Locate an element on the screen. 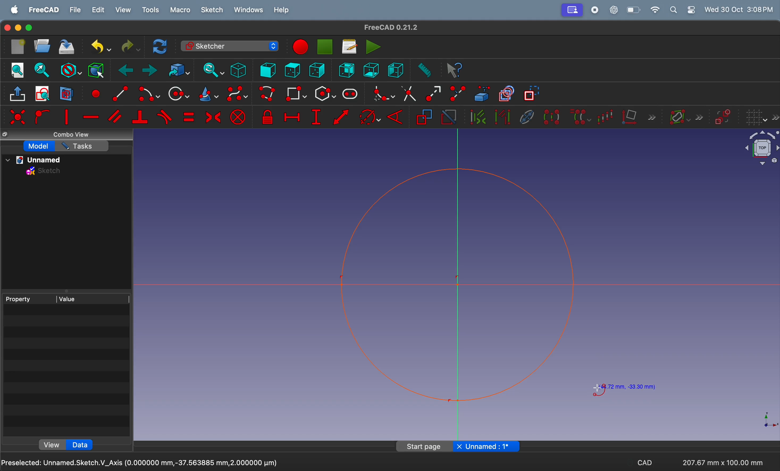 This screenshot has width=780, height=471. windows is located at coordinates (249, 10).